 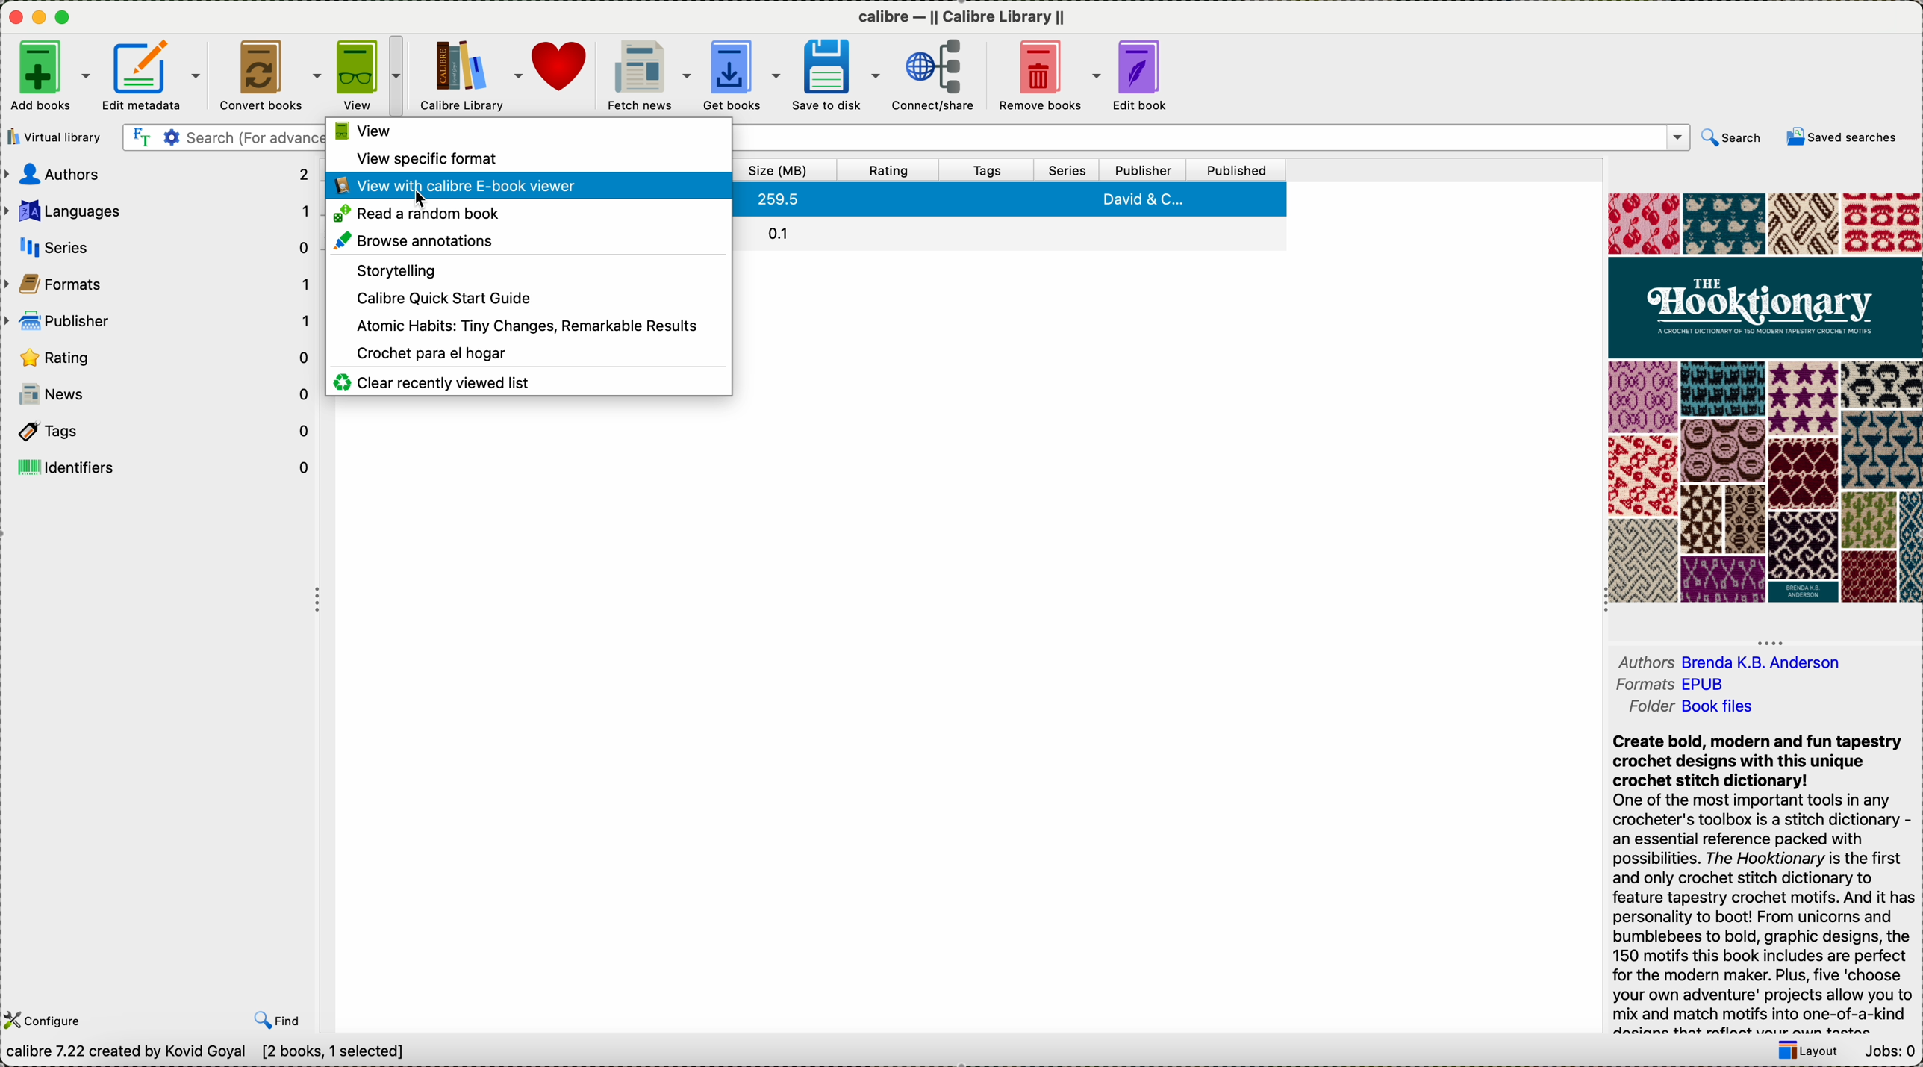 I want to click on configure, so click(x=63, y=1010).